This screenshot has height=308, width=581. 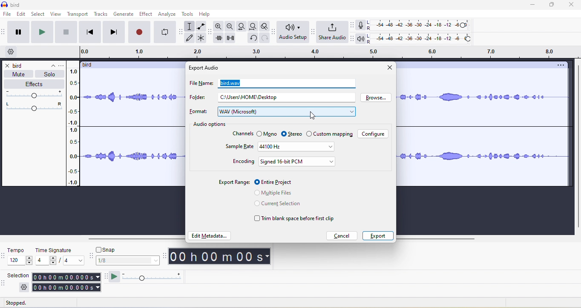 I want to click on filename, so click(x=229, y=82).